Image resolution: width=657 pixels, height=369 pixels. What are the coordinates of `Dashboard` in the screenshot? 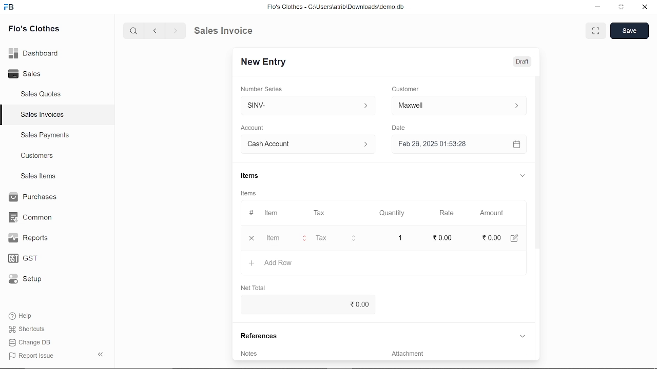 It's located at (36, 53).